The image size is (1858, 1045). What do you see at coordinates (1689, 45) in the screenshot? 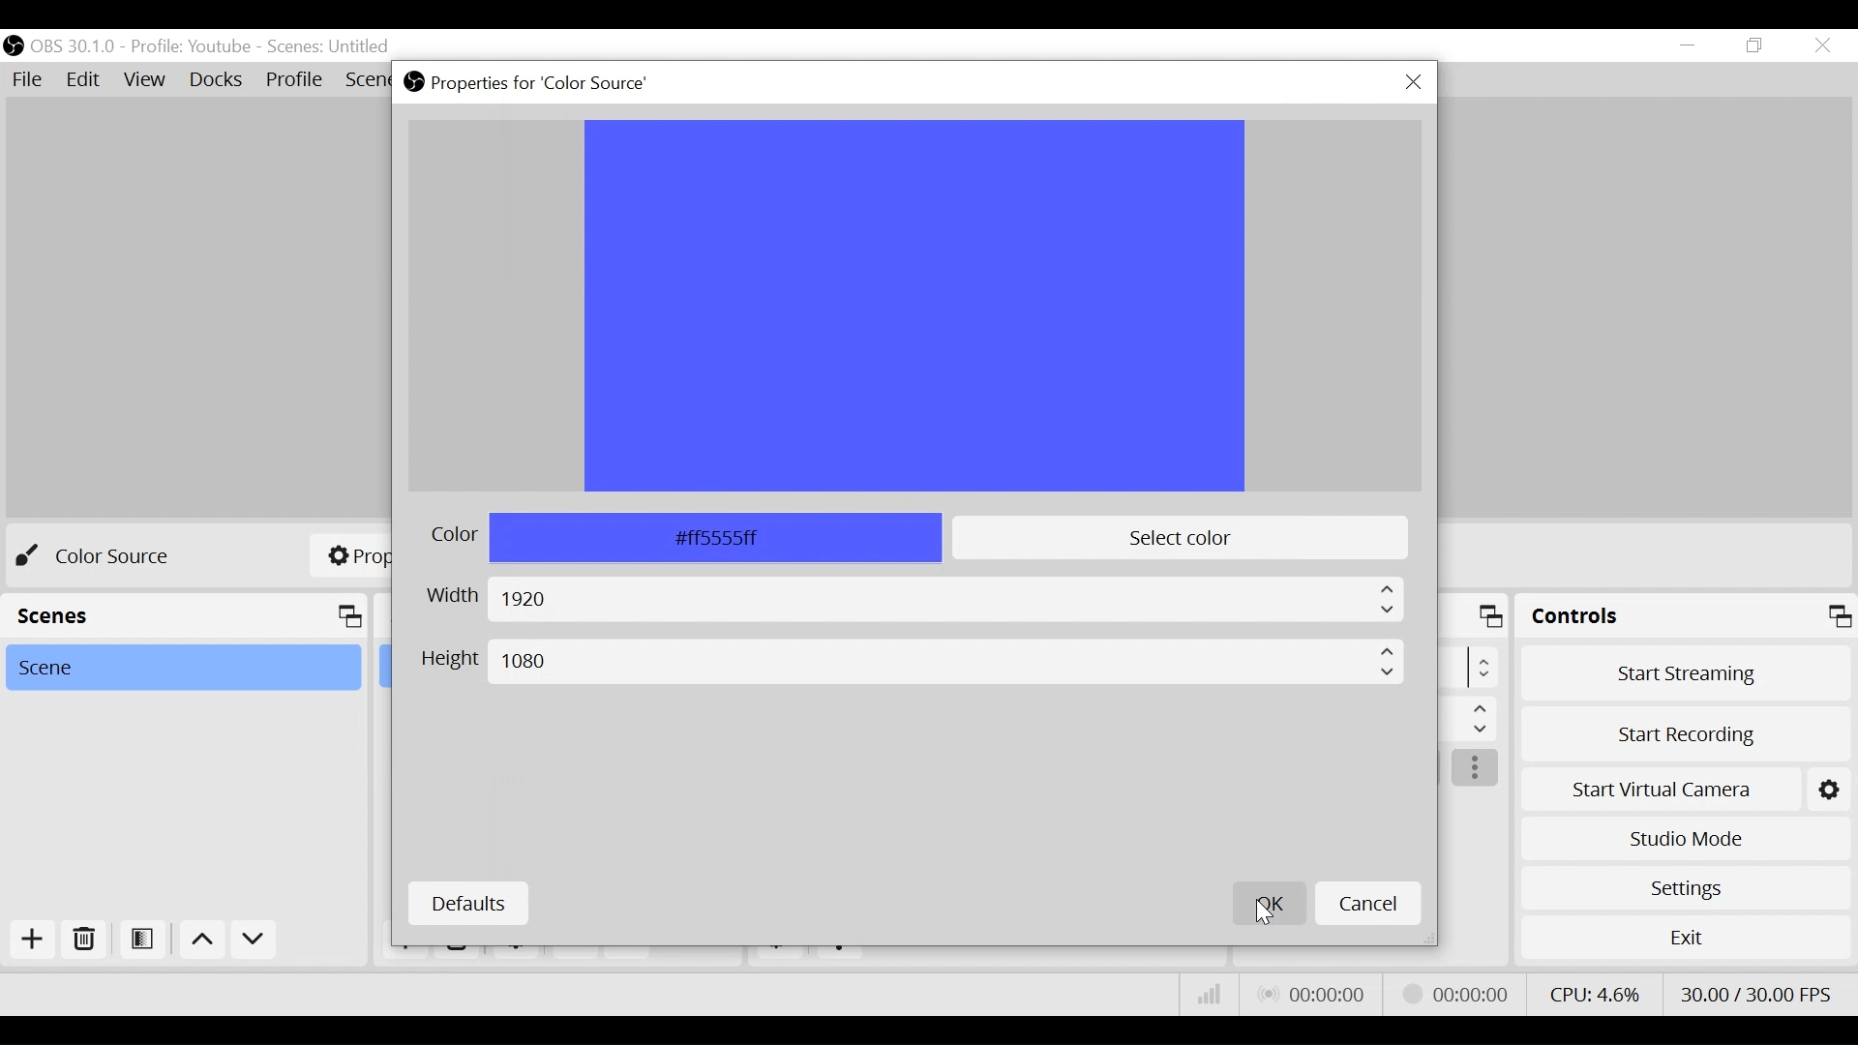
I see `minimize` at bounding box center [1689, 45].